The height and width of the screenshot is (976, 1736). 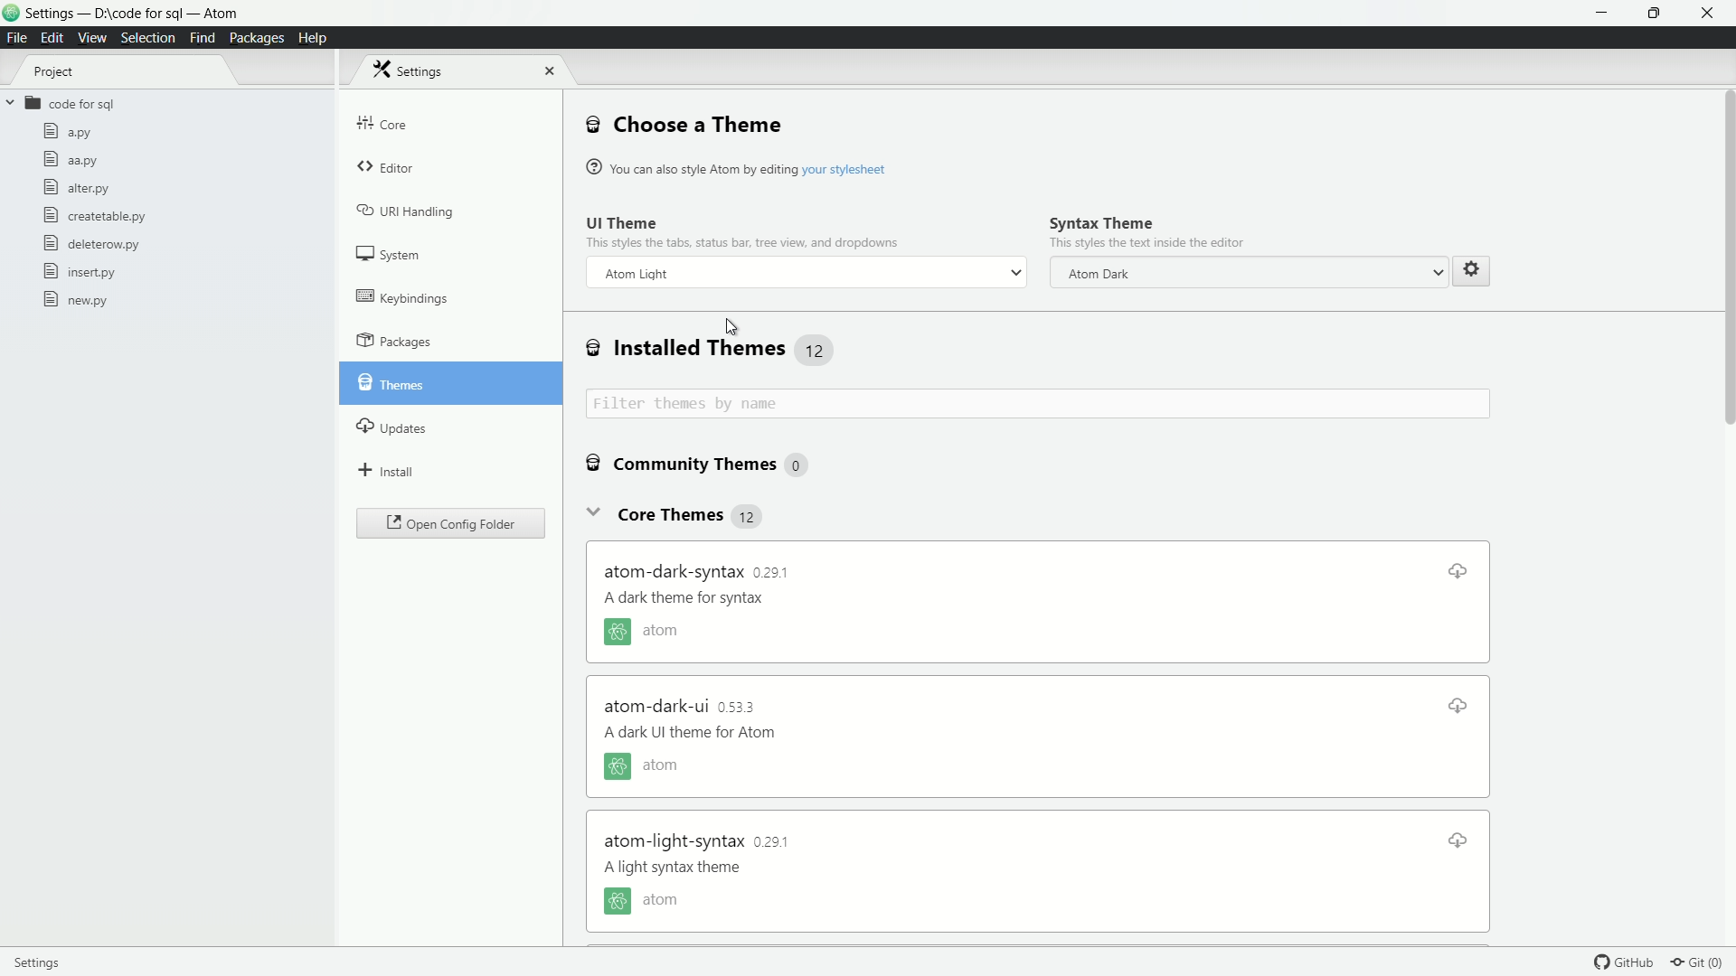 What do you see at coordinates (90, 246) in the screenshot?
I see `deleterow.py file` at bounding box center [90, 246].